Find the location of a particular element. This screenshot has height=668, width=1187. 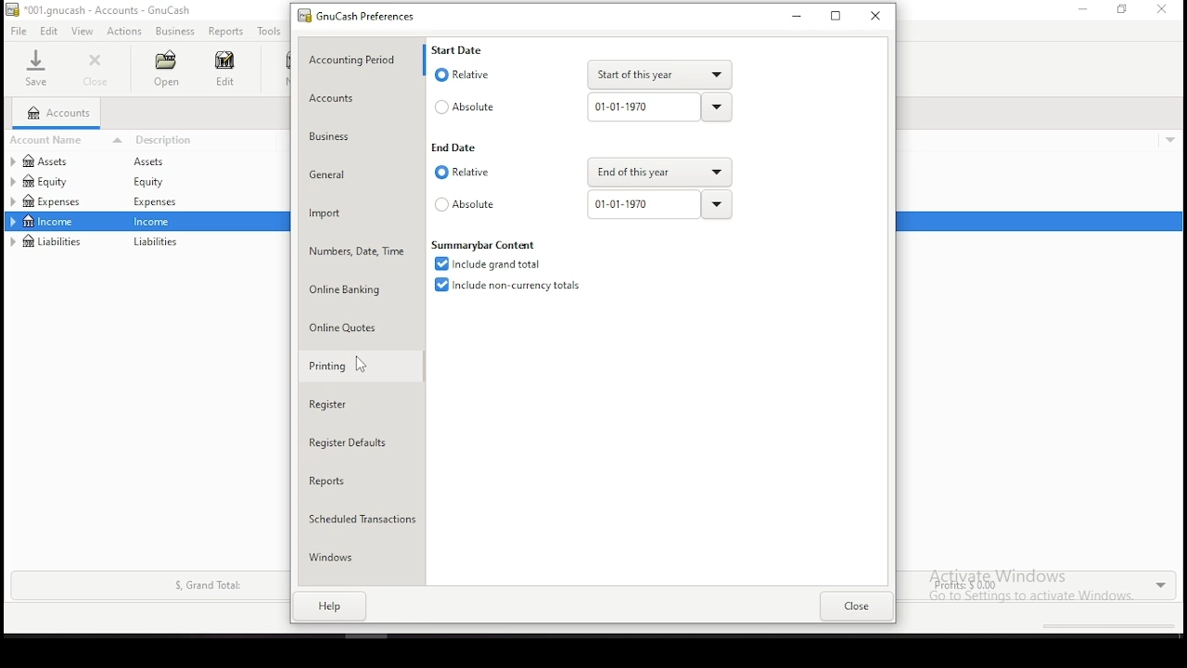

close is located at coordinates (97, 70).